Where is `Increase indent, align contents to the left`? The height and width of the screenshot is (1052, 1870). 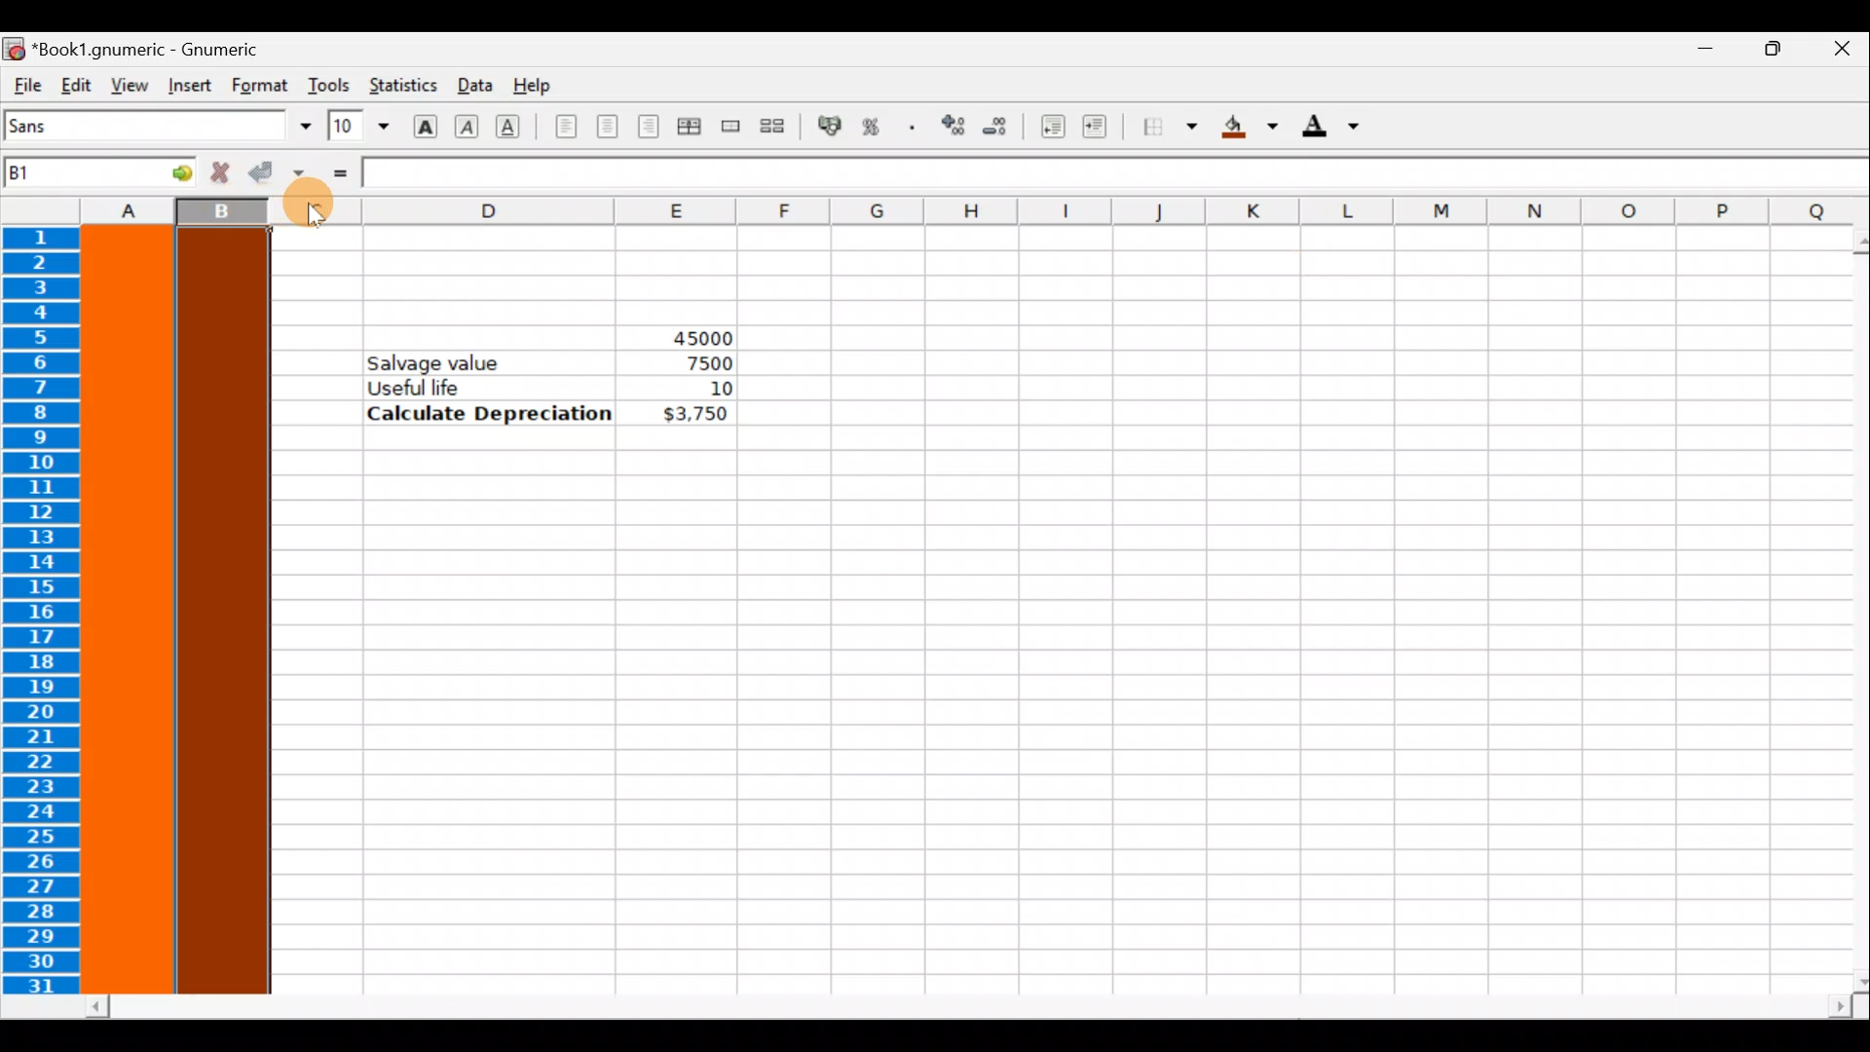 Increase indent, align contents to the left is located at coordinates (1103, 129).